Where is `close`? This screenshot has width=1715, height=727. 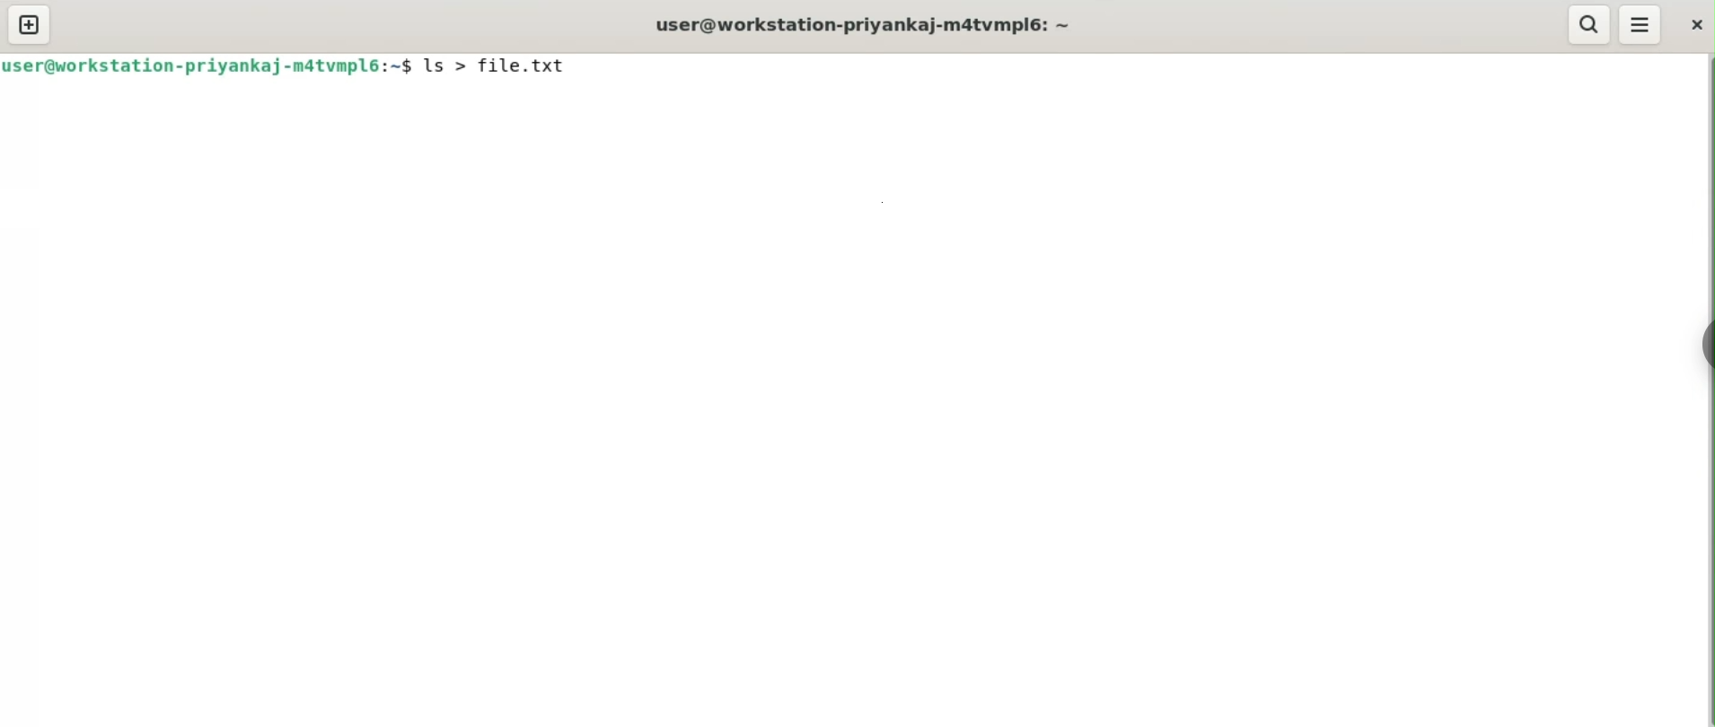
close is located at coordinates (1696, 22).